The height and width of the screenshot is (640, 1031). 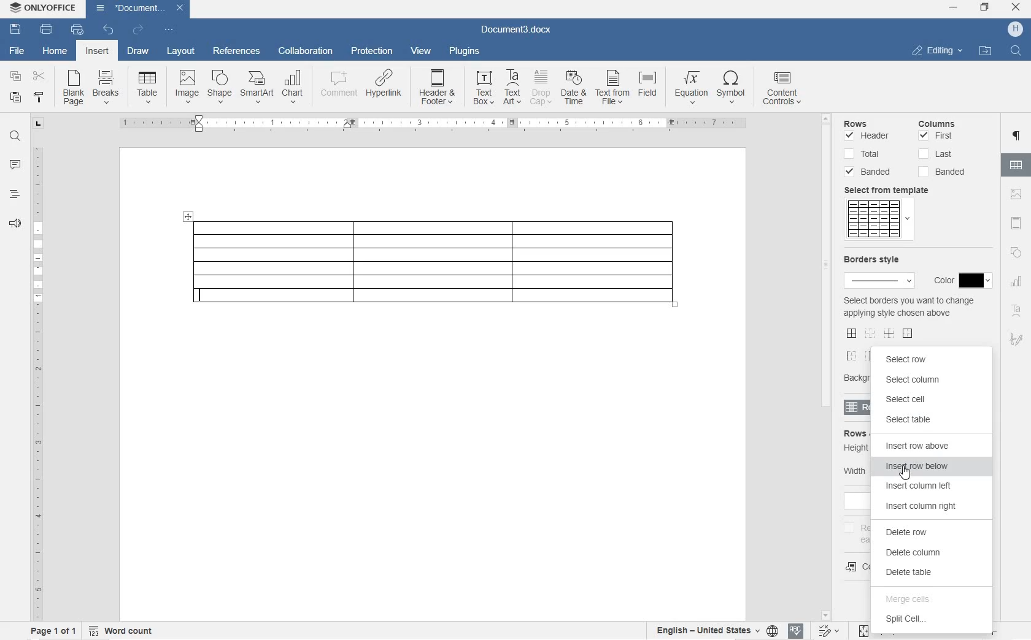 I want to click on Last, so click(x=936, y=154).